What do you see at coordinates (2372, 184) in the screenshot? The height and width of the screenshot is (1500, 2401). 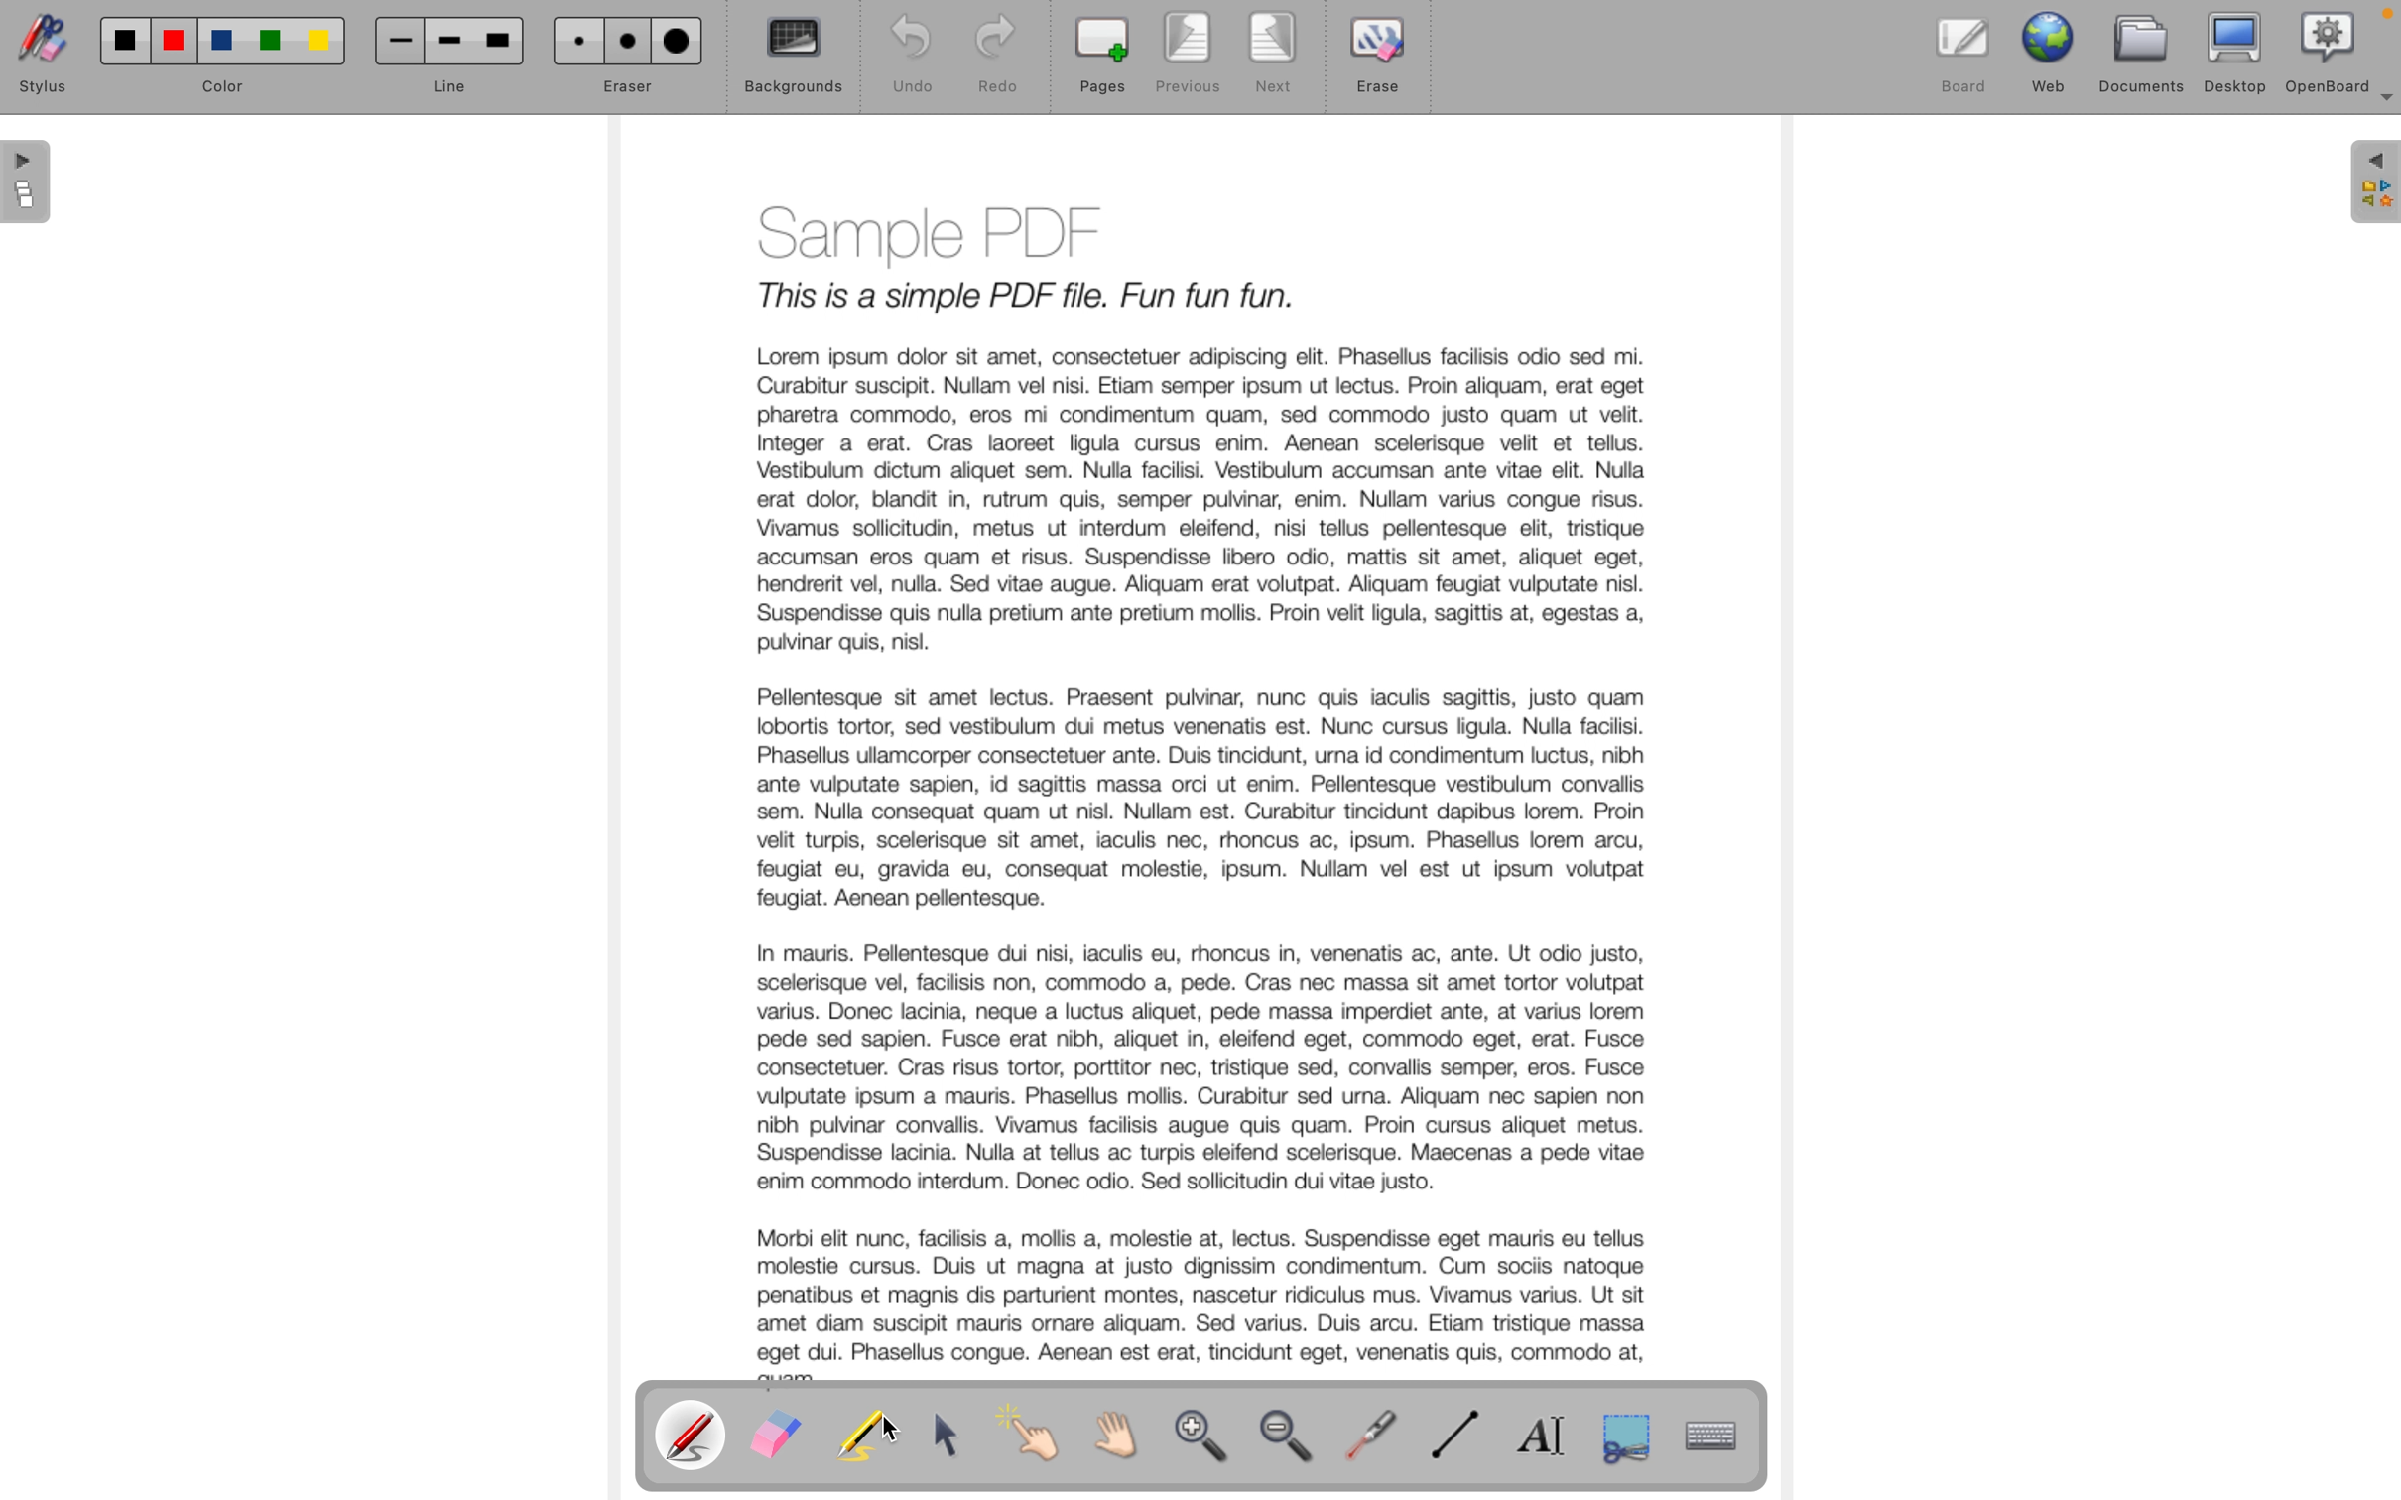 I see `sidebar` at bounding box center [2372, 184].